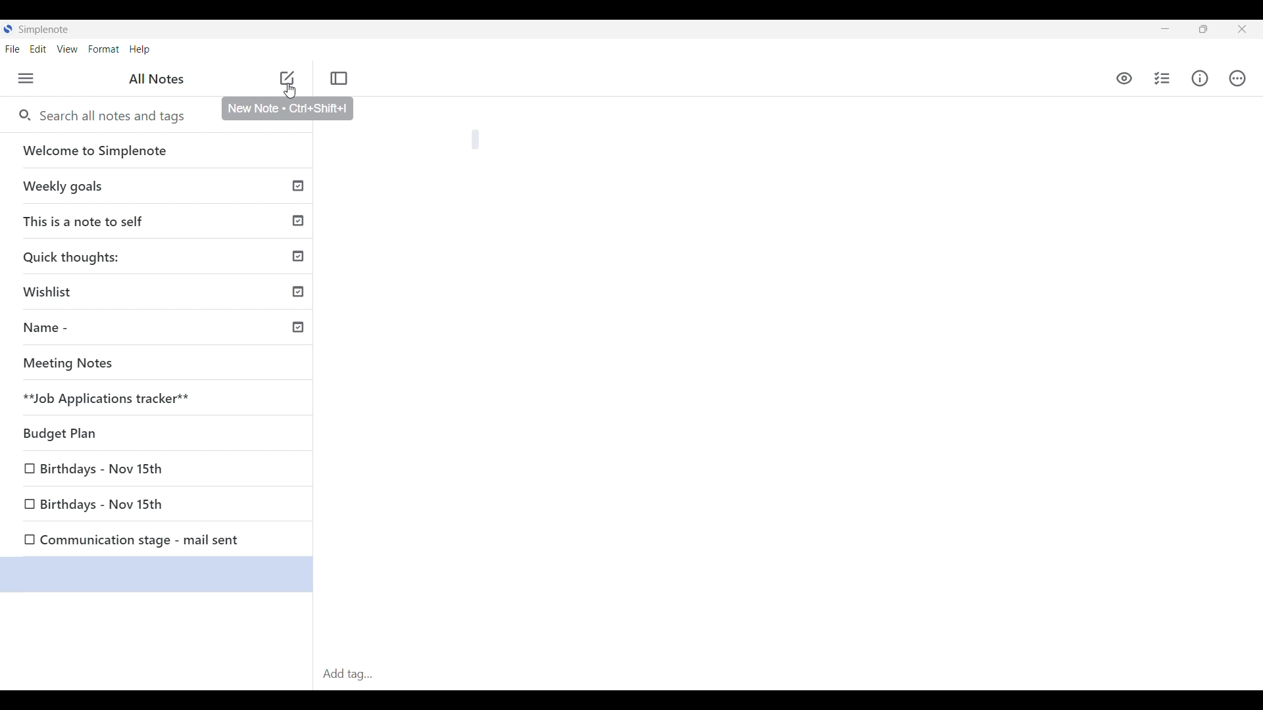  Describe the element at coordinates (1200, 78) in the screenshot. I see `Info` at that location.